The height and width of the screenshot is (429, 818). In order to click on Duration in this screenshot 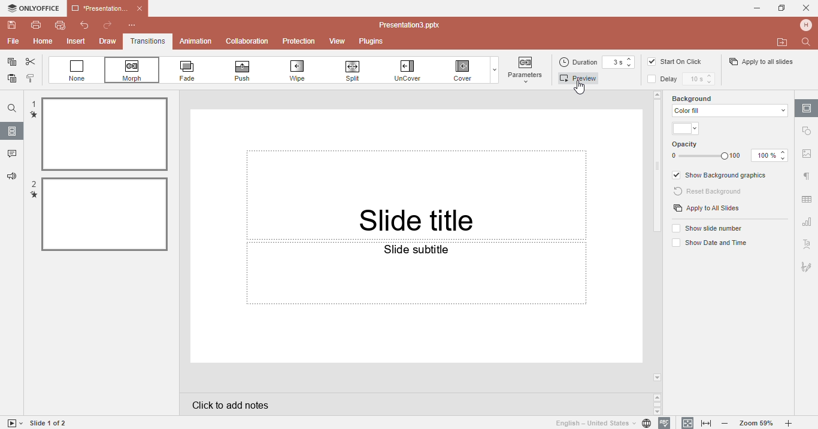, I will do `click(581, 63)`.